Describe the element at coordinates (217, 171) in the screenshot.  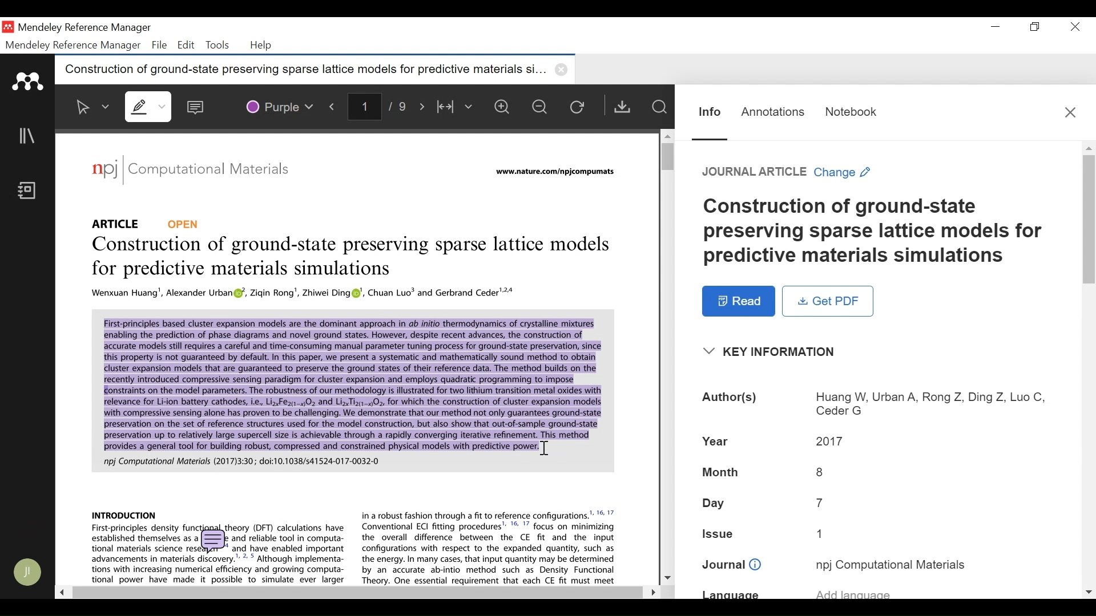
I see `Journal` at that location.